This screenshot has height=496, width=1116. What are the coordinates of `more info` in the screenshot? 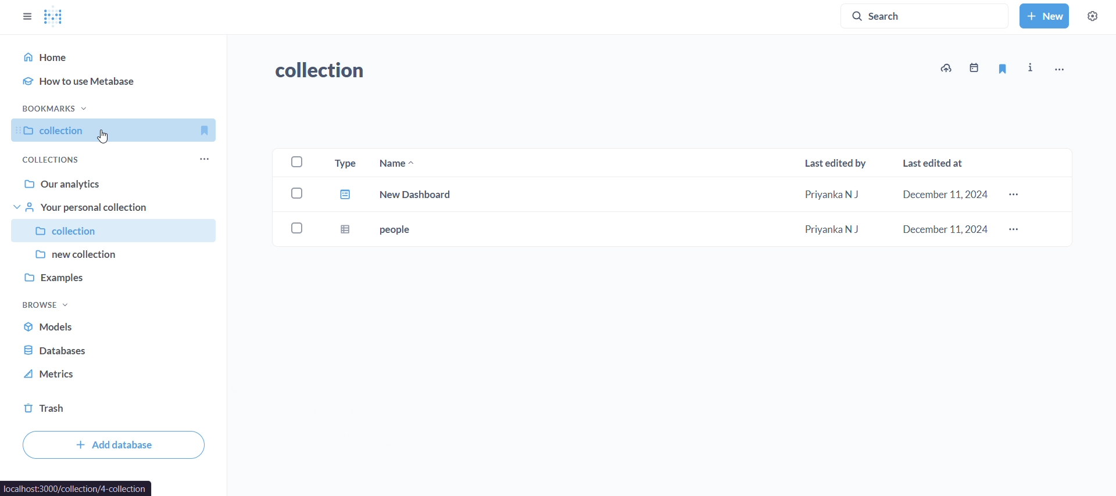 It's located at (1029, 69).